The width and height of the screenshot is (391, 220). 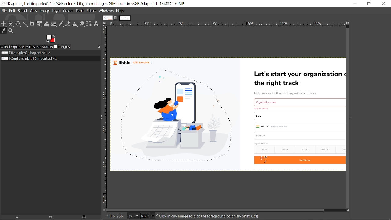 What do you see at coordinates (354, 4) in the screenshot?
I see `Minimize` at bounding box center [354, 4].